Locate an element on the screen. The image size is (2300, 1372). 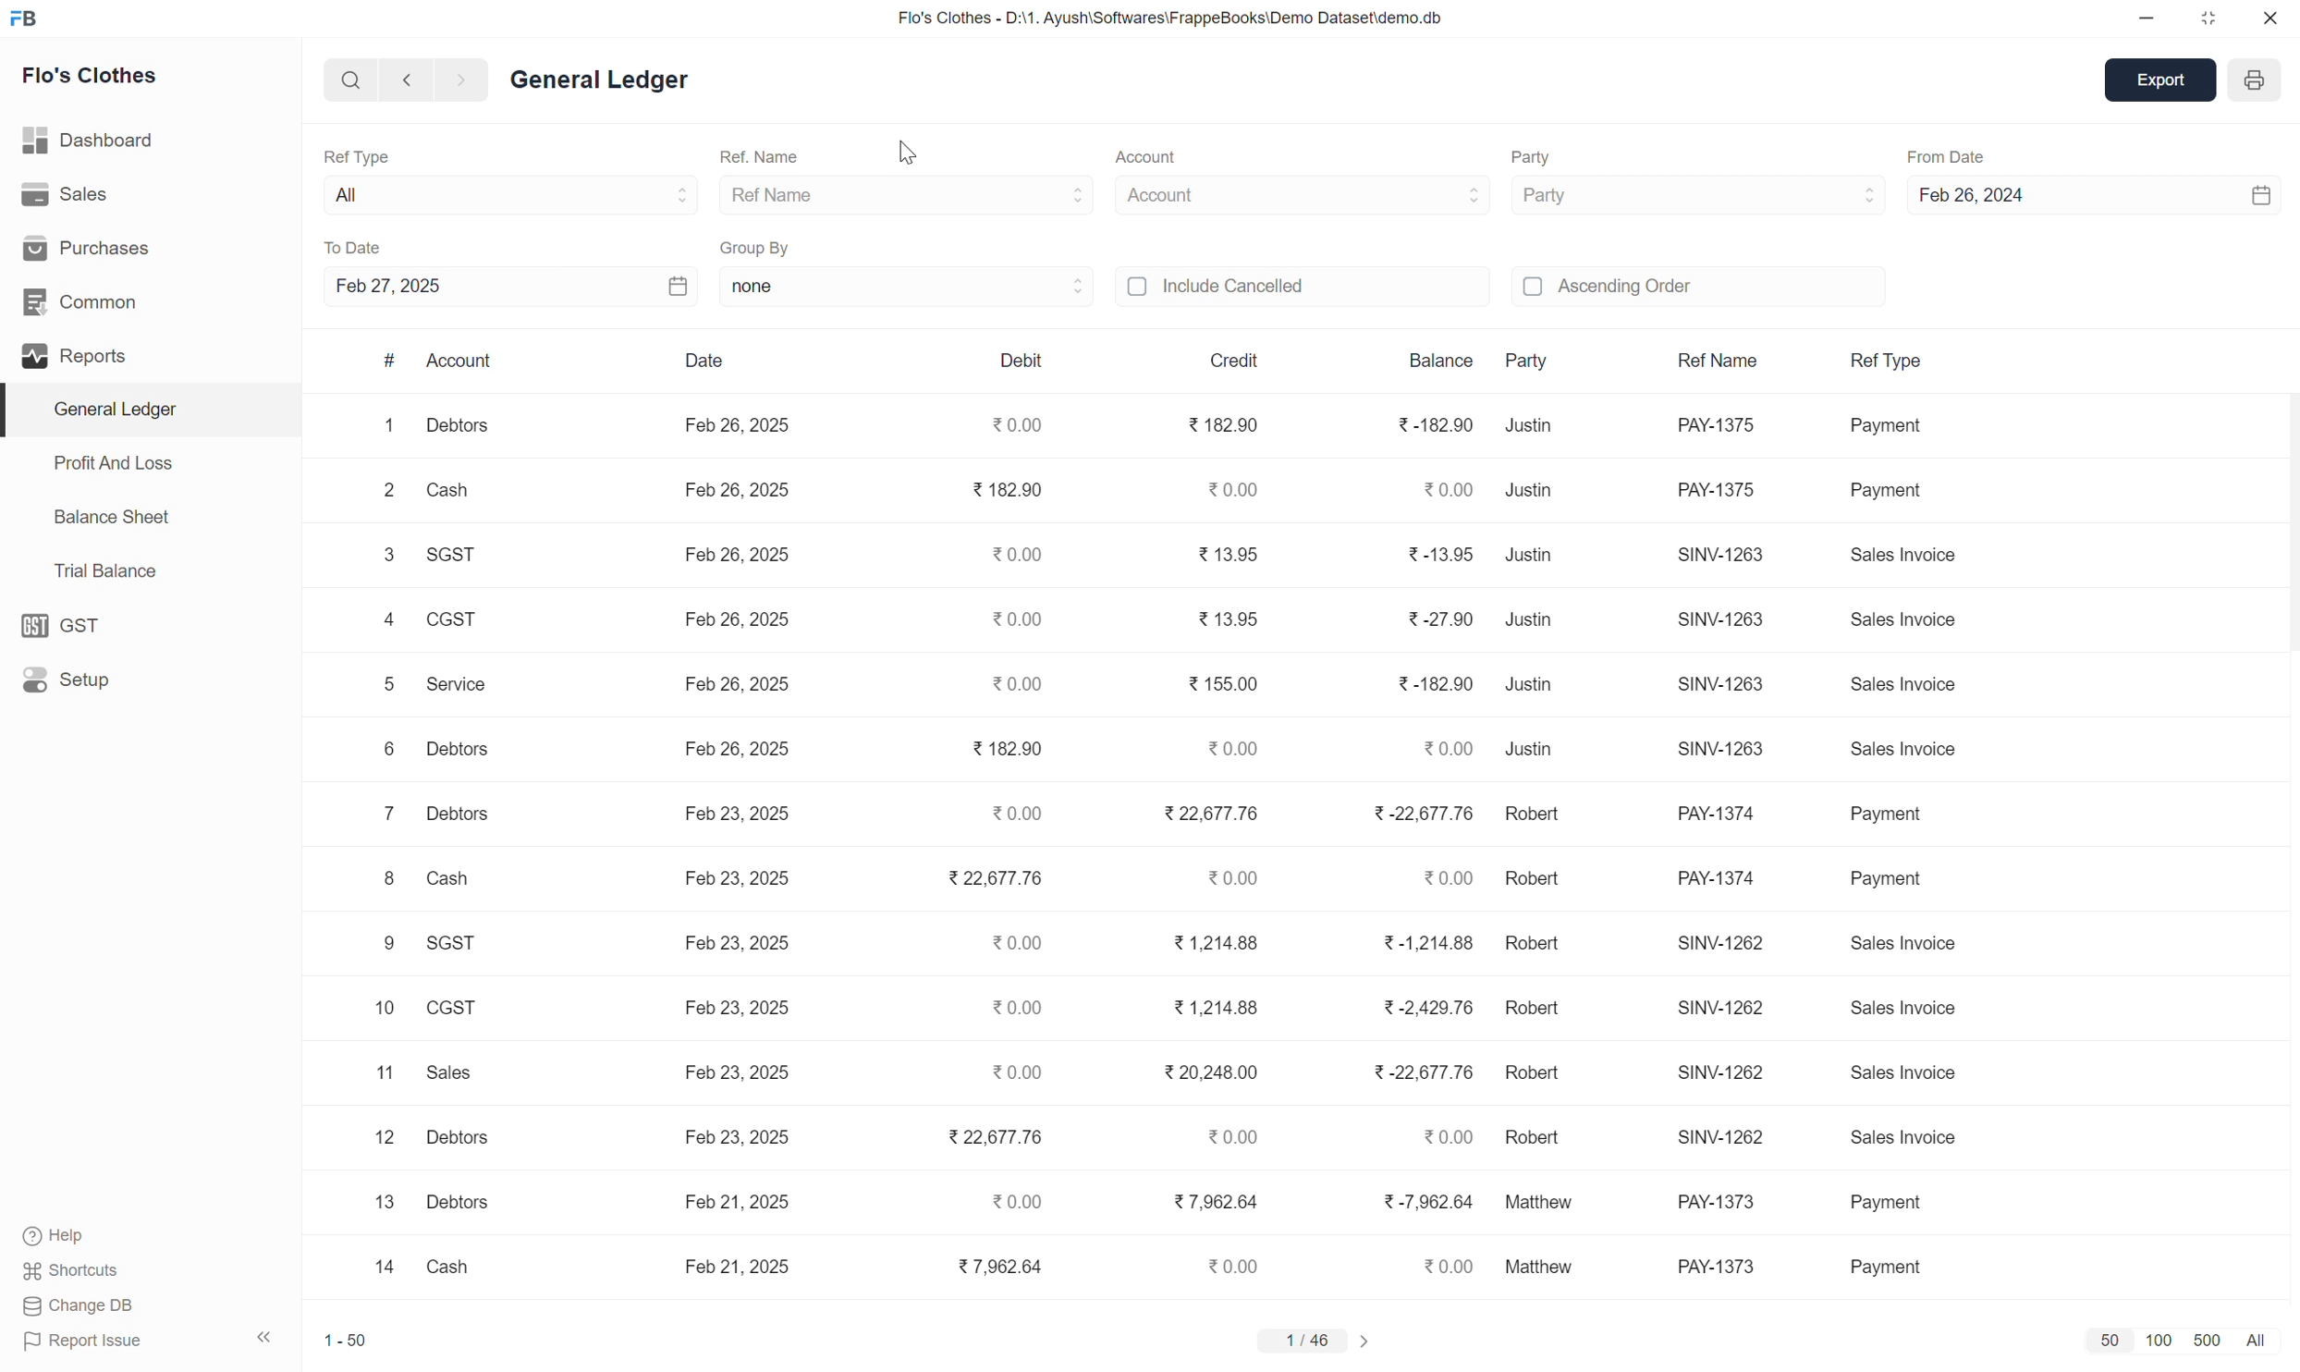
-7,962.64 is located at coordinates (1425, 1201).